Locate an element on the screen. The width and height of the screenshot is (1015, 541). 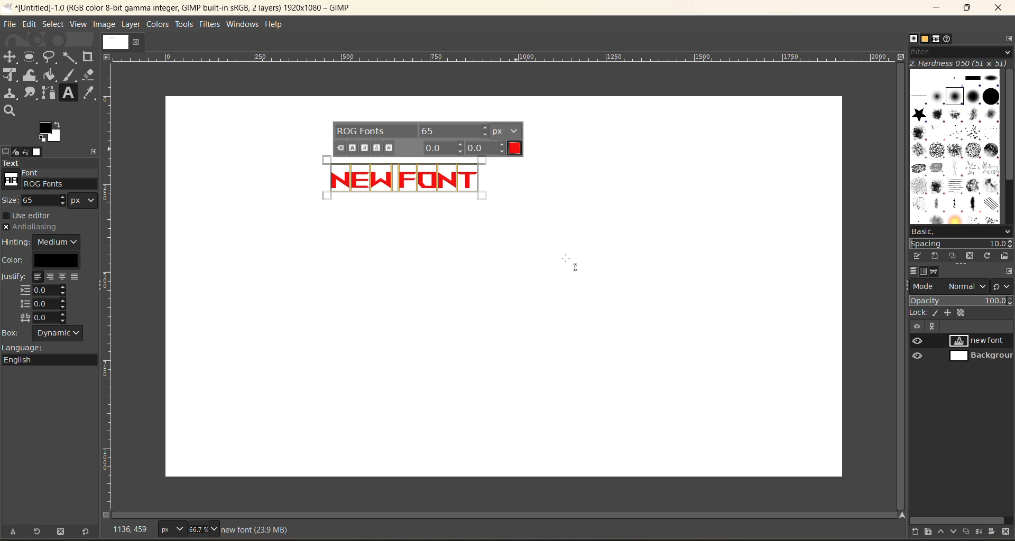
configure is located at coordinates (96, 151).